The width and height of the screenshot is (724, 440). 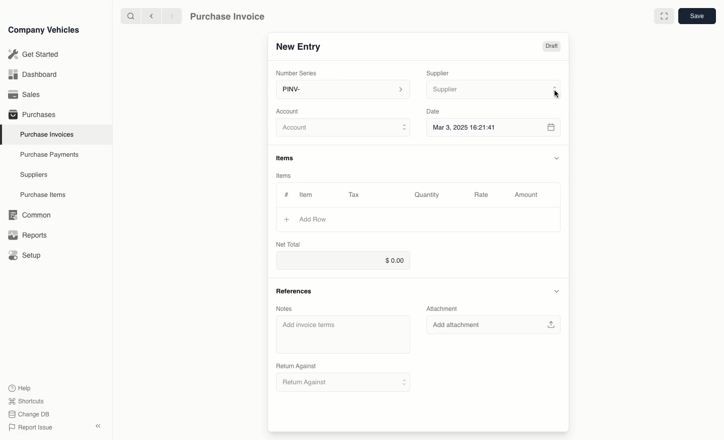 I want to click on Get Started, so click(x=32, y=54).